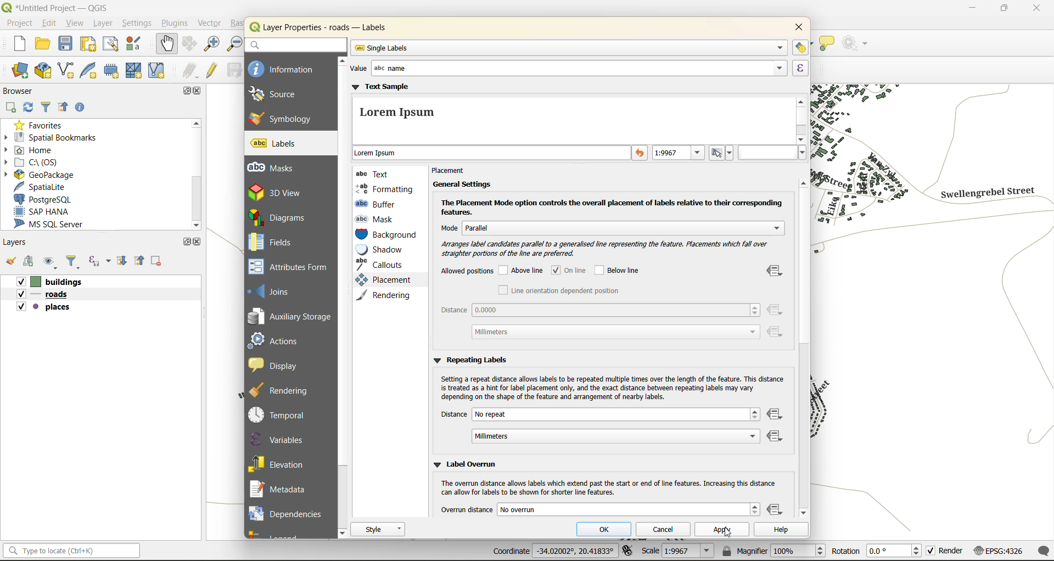  What do you see at coordinates (56, 7) in the screenshot?
I see `file name and app name` at bounding box center [56, 7].